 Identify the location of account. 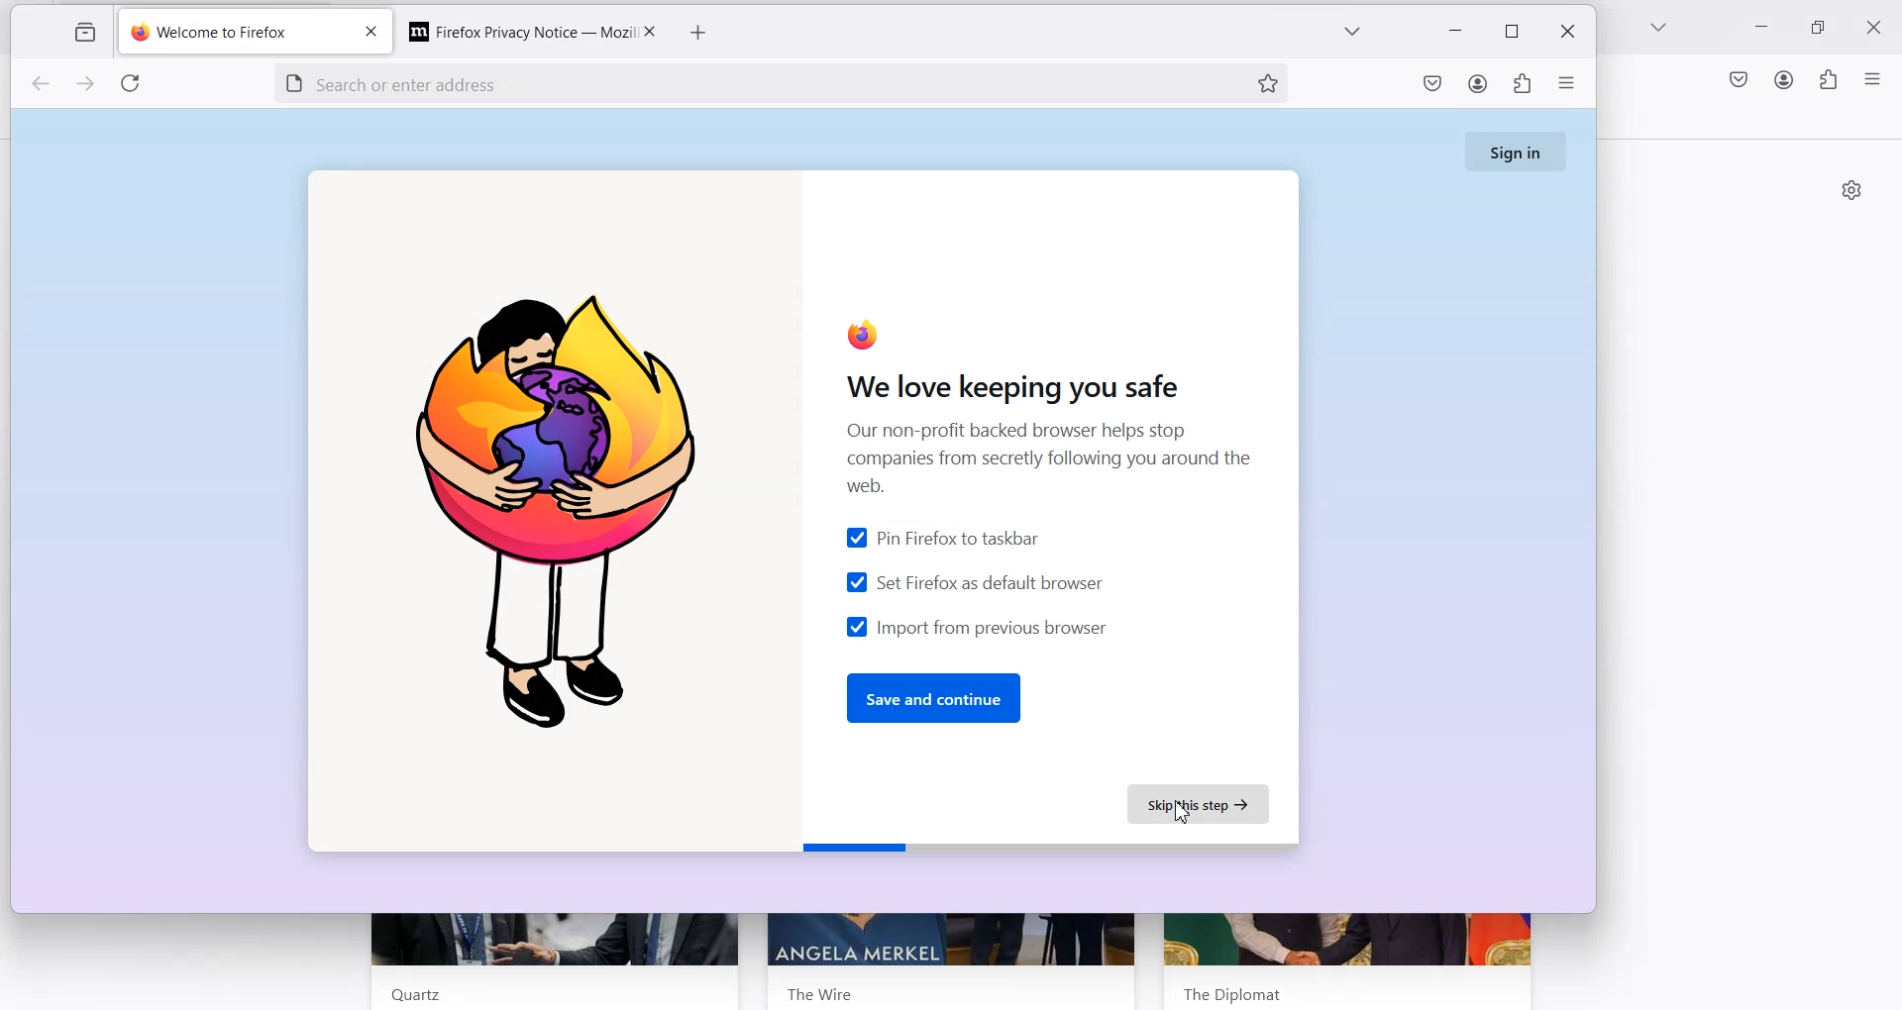
(1478, 86).